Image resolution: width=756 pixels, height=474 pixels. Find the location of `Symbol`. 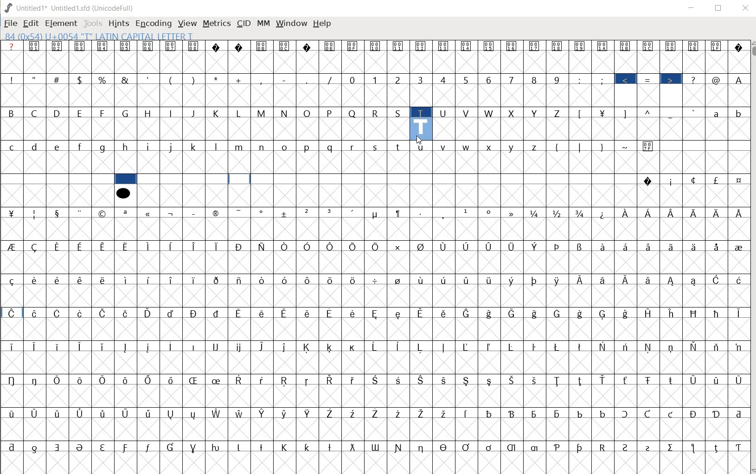

Symbol is located at coordinates (695, 347).